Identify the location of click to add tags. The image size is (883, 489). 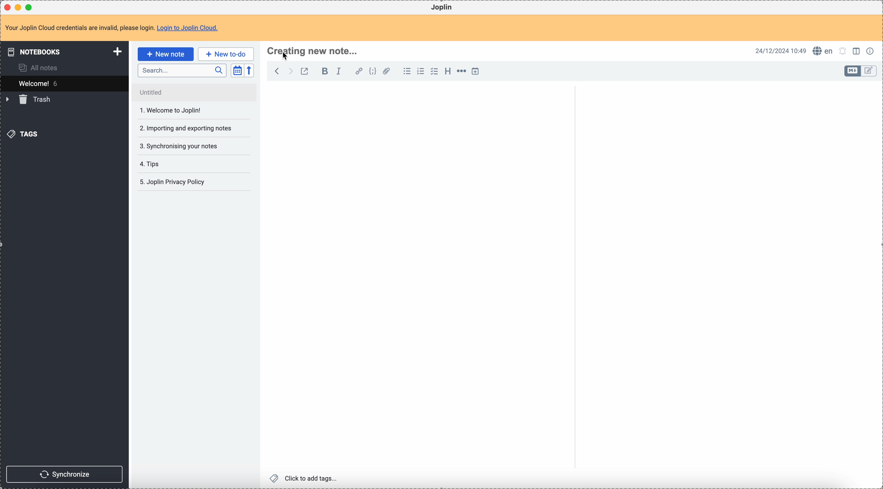
(304, 478).